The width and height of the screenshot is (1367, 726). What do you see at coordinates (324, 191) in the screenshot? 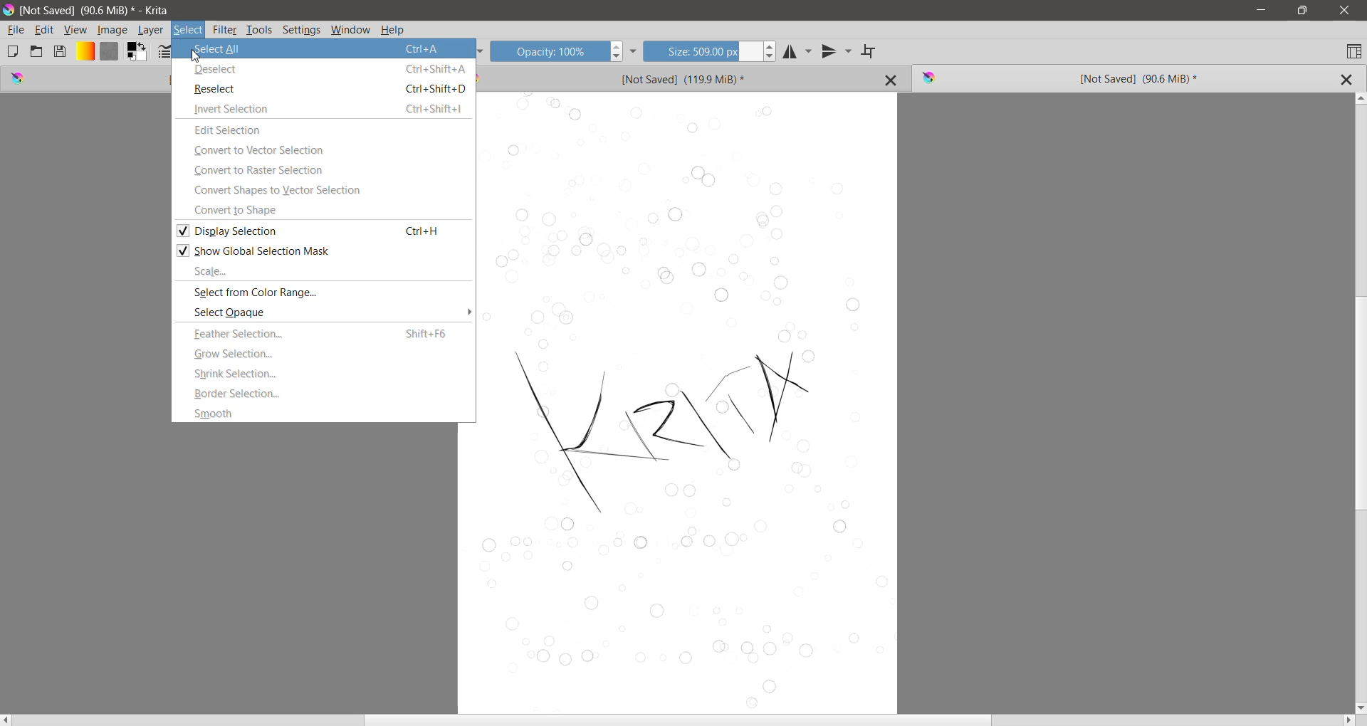
I see `Convert Shape to Vector Selection` at bounding box center [324, 191].